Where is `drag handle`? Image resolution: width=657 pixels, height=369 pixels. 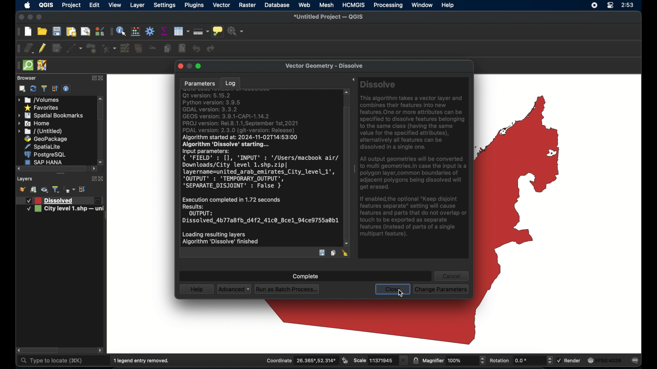 drag handle is located at coordinates (17, 65).